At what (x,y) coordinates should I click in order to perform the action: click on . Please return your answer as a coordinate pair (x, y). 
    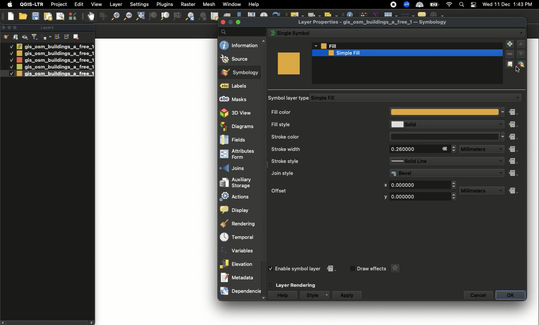
    Looking at the image, I should click on (514, 125).